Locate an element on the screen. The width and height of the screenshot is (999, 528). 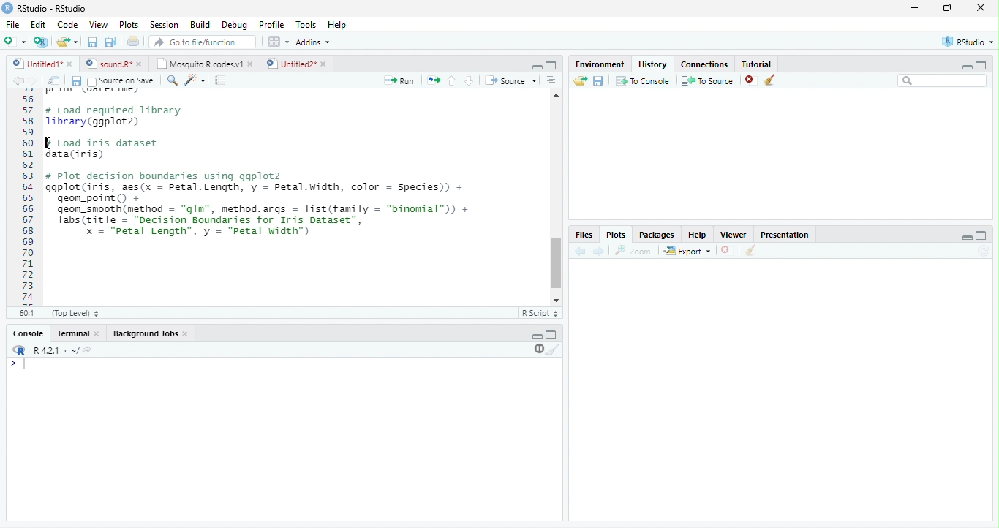
To source is located at coordinates (706, 81).